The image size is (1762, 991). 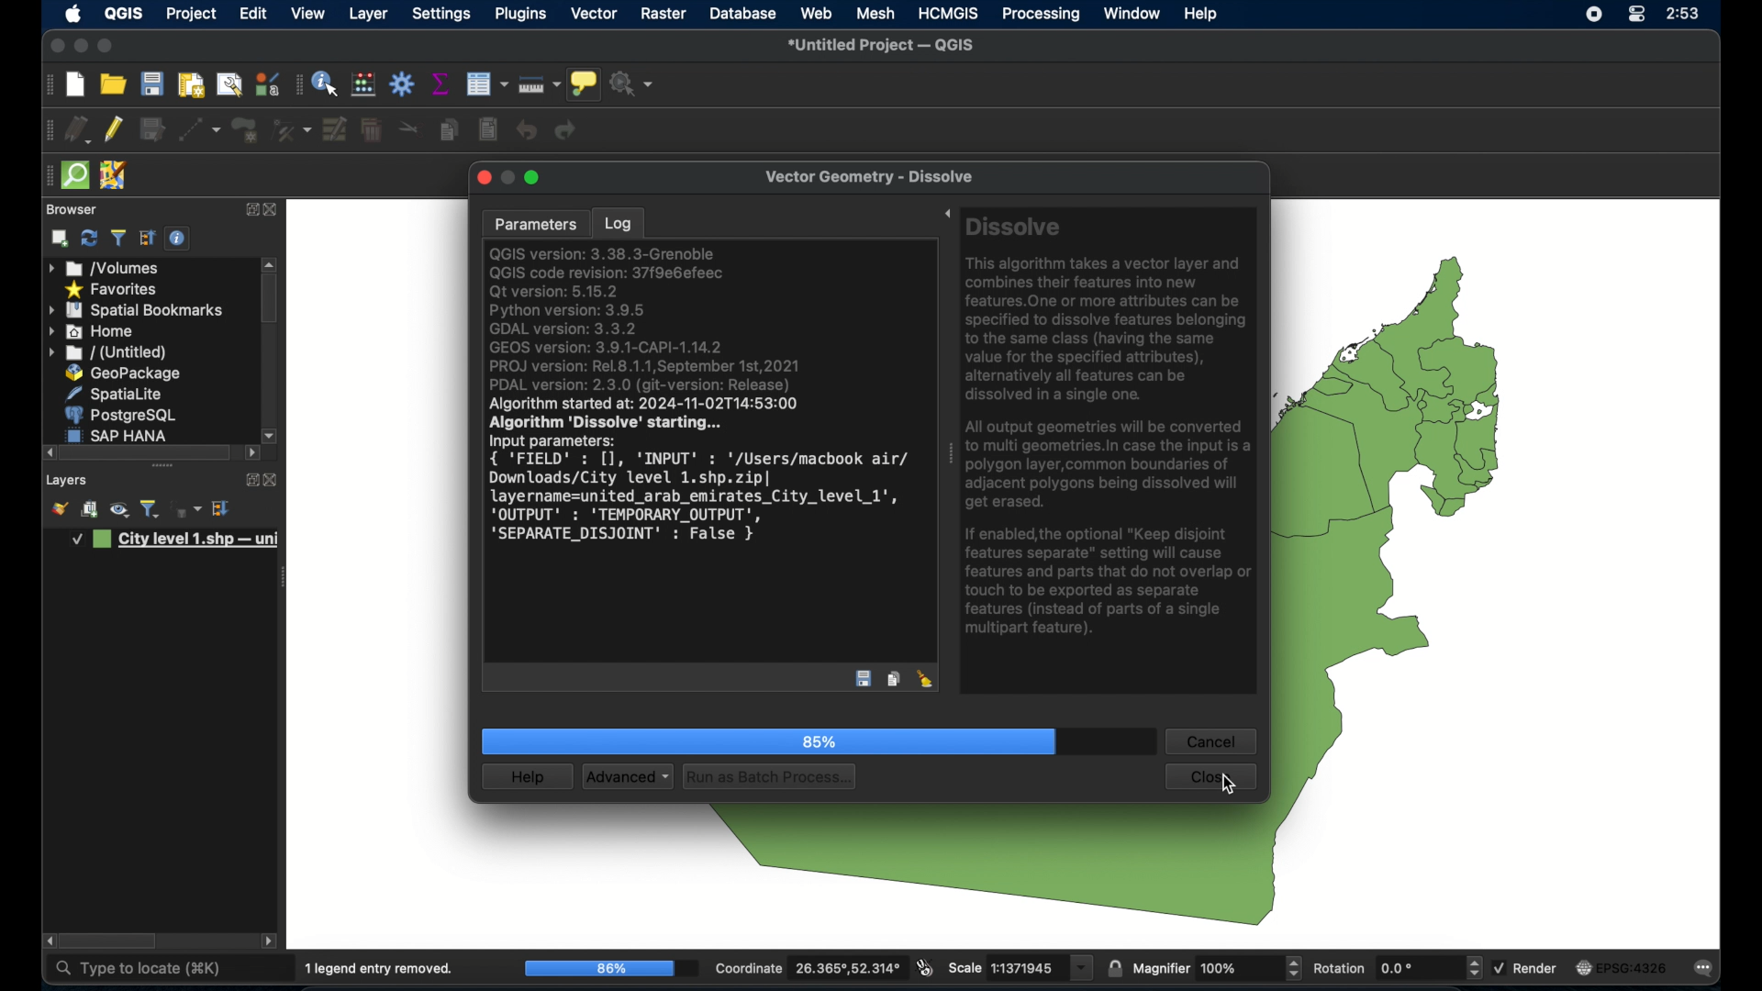 What do you see at coordinates (228, 85) in the screenshot?
I see `open layout manager` at bounding box center [228, 85].